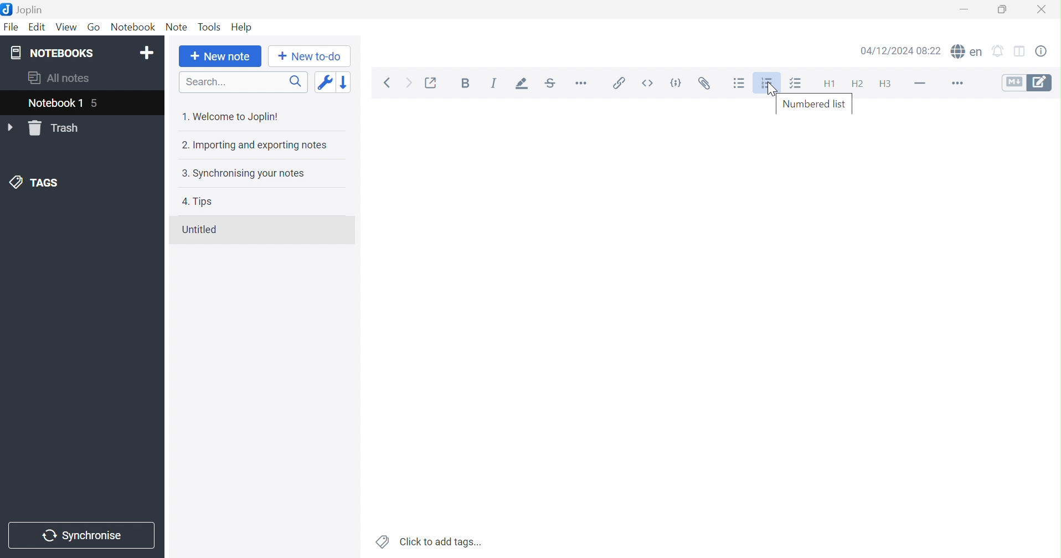 Image resolution: width=1061 pixels, height=558 pixels. What do you see at coordinates (919, 81) in the screenshot?
I see `Horizontal Line` at bounding box center [919, 81].